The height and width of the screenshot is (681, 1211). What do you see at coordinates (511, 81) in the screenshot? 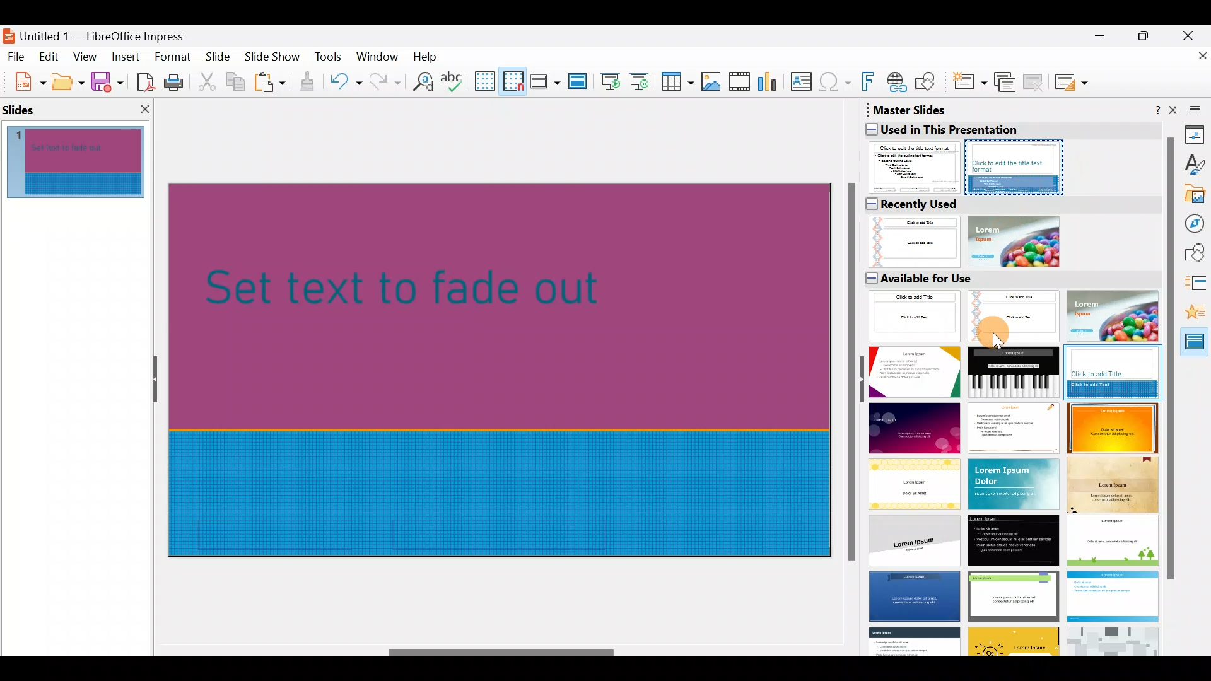
I see `Snap to grid` at bounding box center [511, 81].